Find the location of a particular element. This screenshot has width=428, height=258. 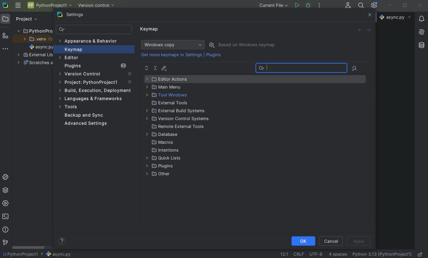

based on windows keymap is located at coordinates (247, 45).